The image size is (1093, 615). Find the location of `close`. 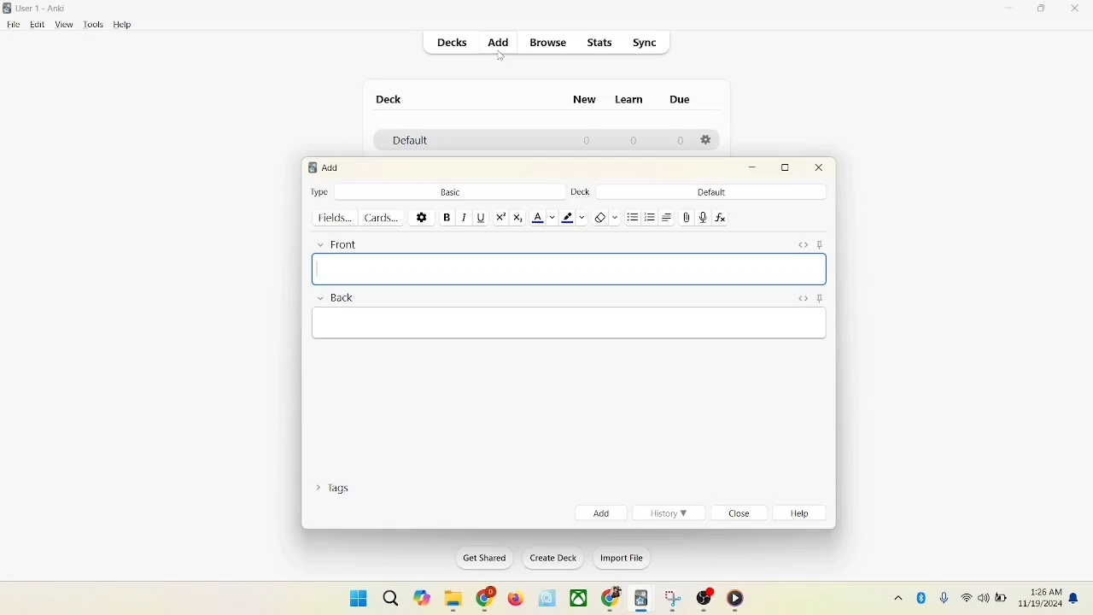

close is located at coordinates (1076, 9).